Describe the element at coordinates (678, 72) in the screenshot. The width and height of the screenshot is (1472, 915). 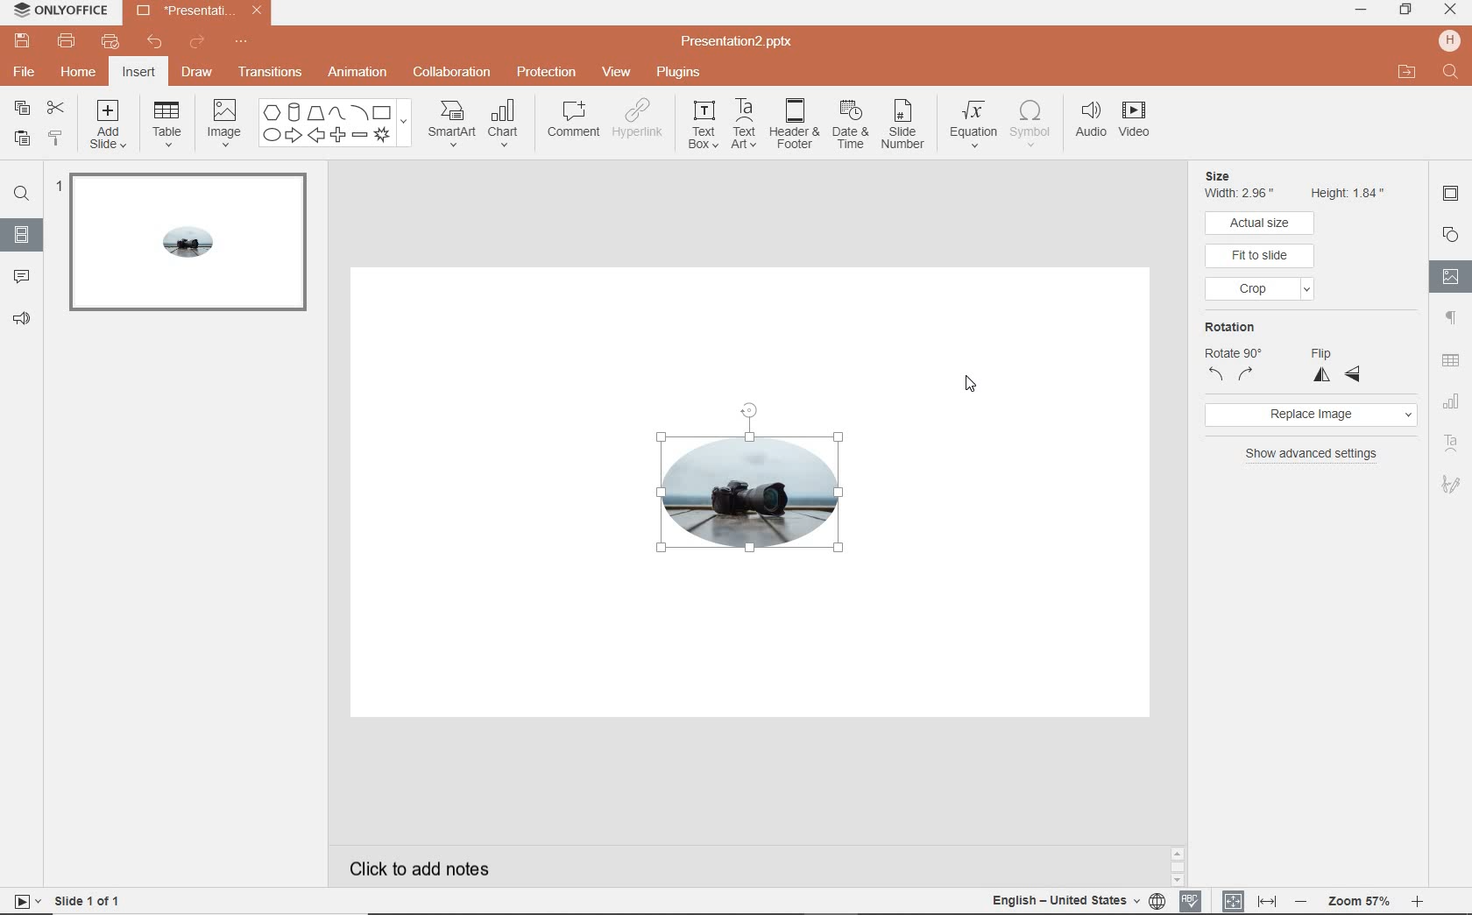
I see `plugins` at that location.